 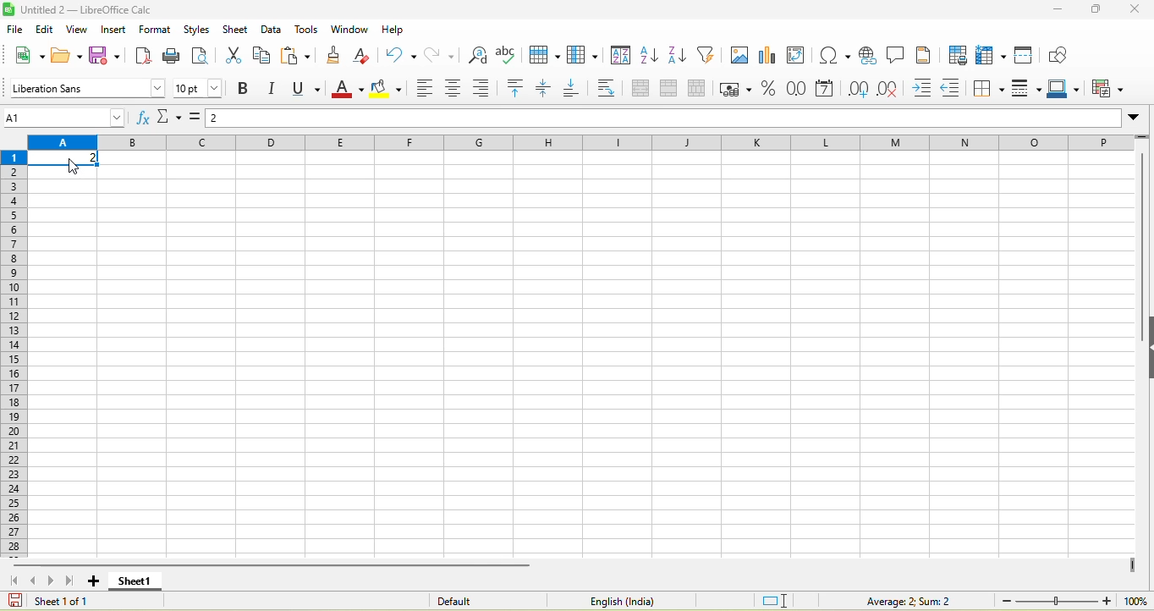 I want to click on pivot table, so click(x=799, y=57).